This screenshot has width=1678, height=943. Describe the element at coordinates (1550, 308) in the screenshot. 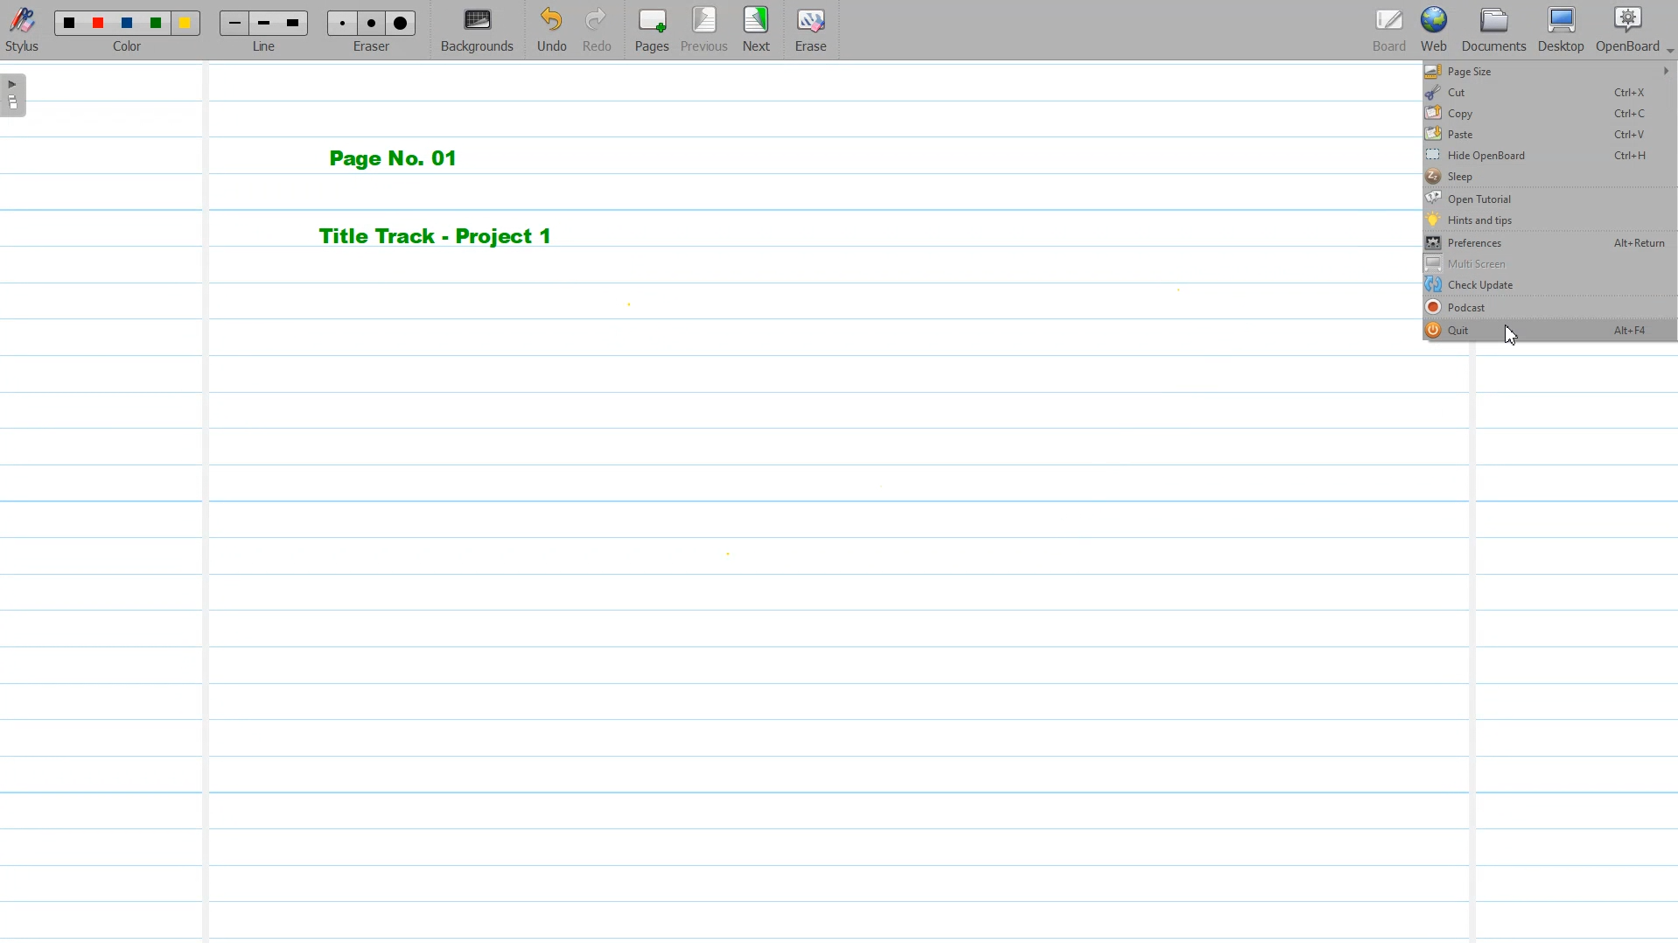

I see `Podcast` at that location.